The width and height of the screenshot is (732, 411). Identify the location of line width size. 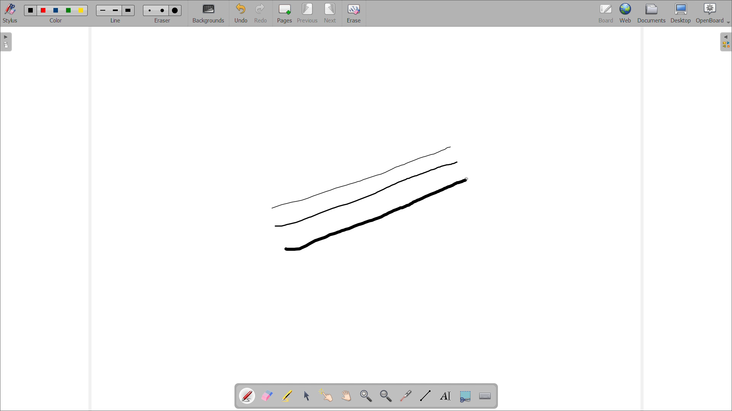
(116, 11).